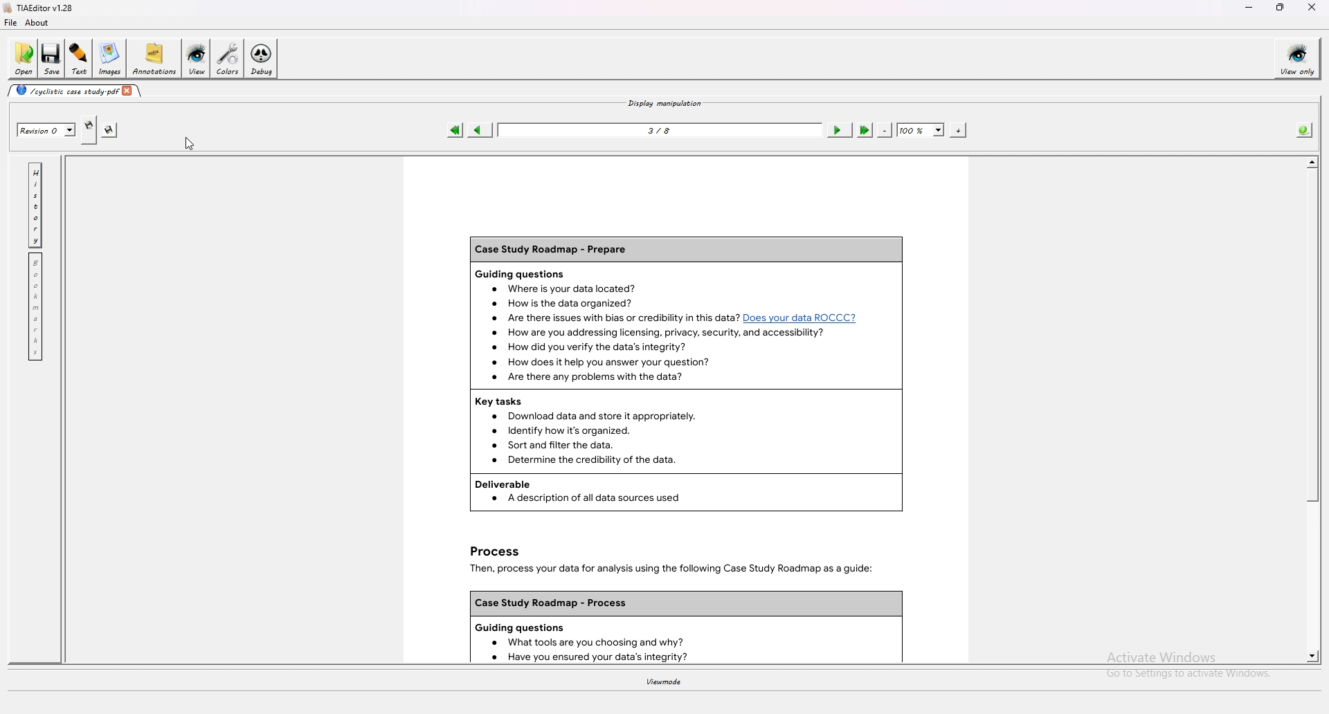 The width and height of the screenshot is (1329, 714). I want to click on zoom in, so click(958, 130).